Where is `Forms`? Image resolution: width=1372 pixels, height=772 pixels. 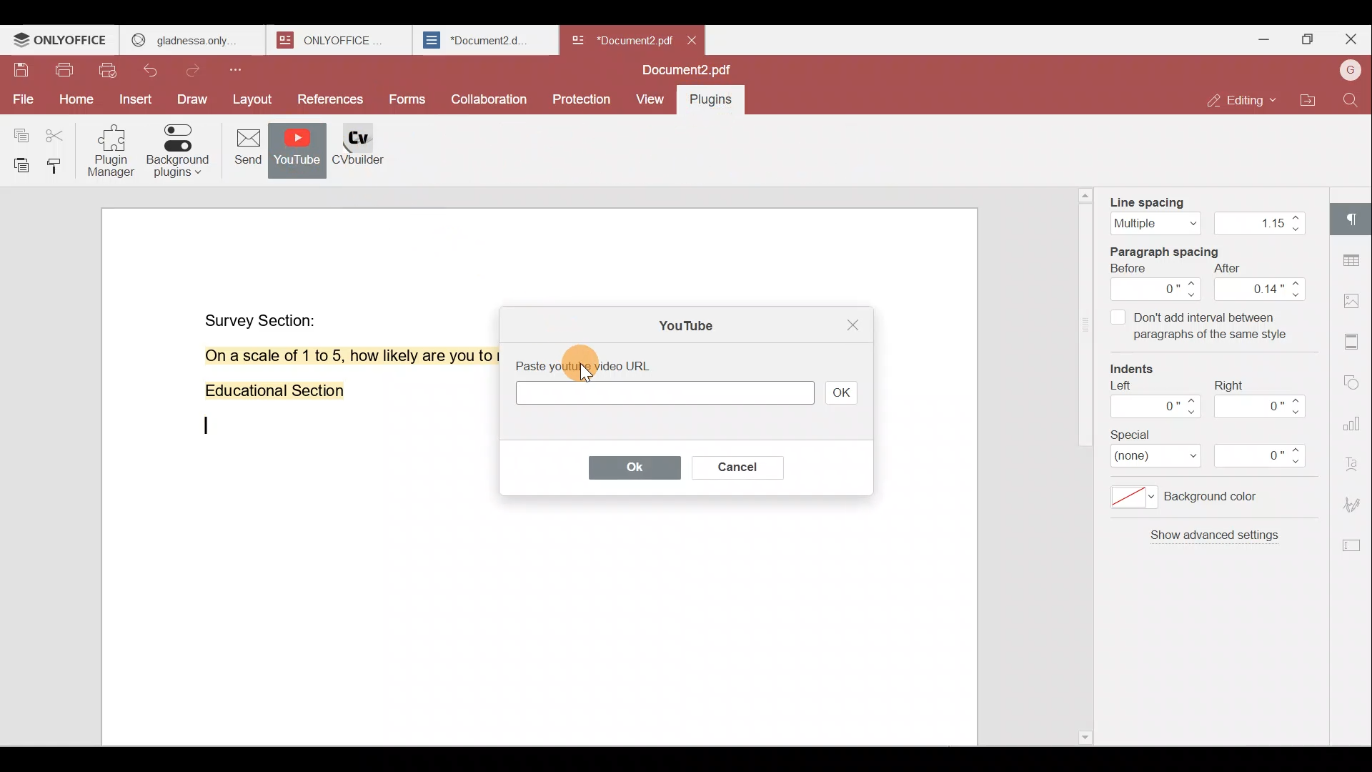
Forms is located at coordinates (409, 100).